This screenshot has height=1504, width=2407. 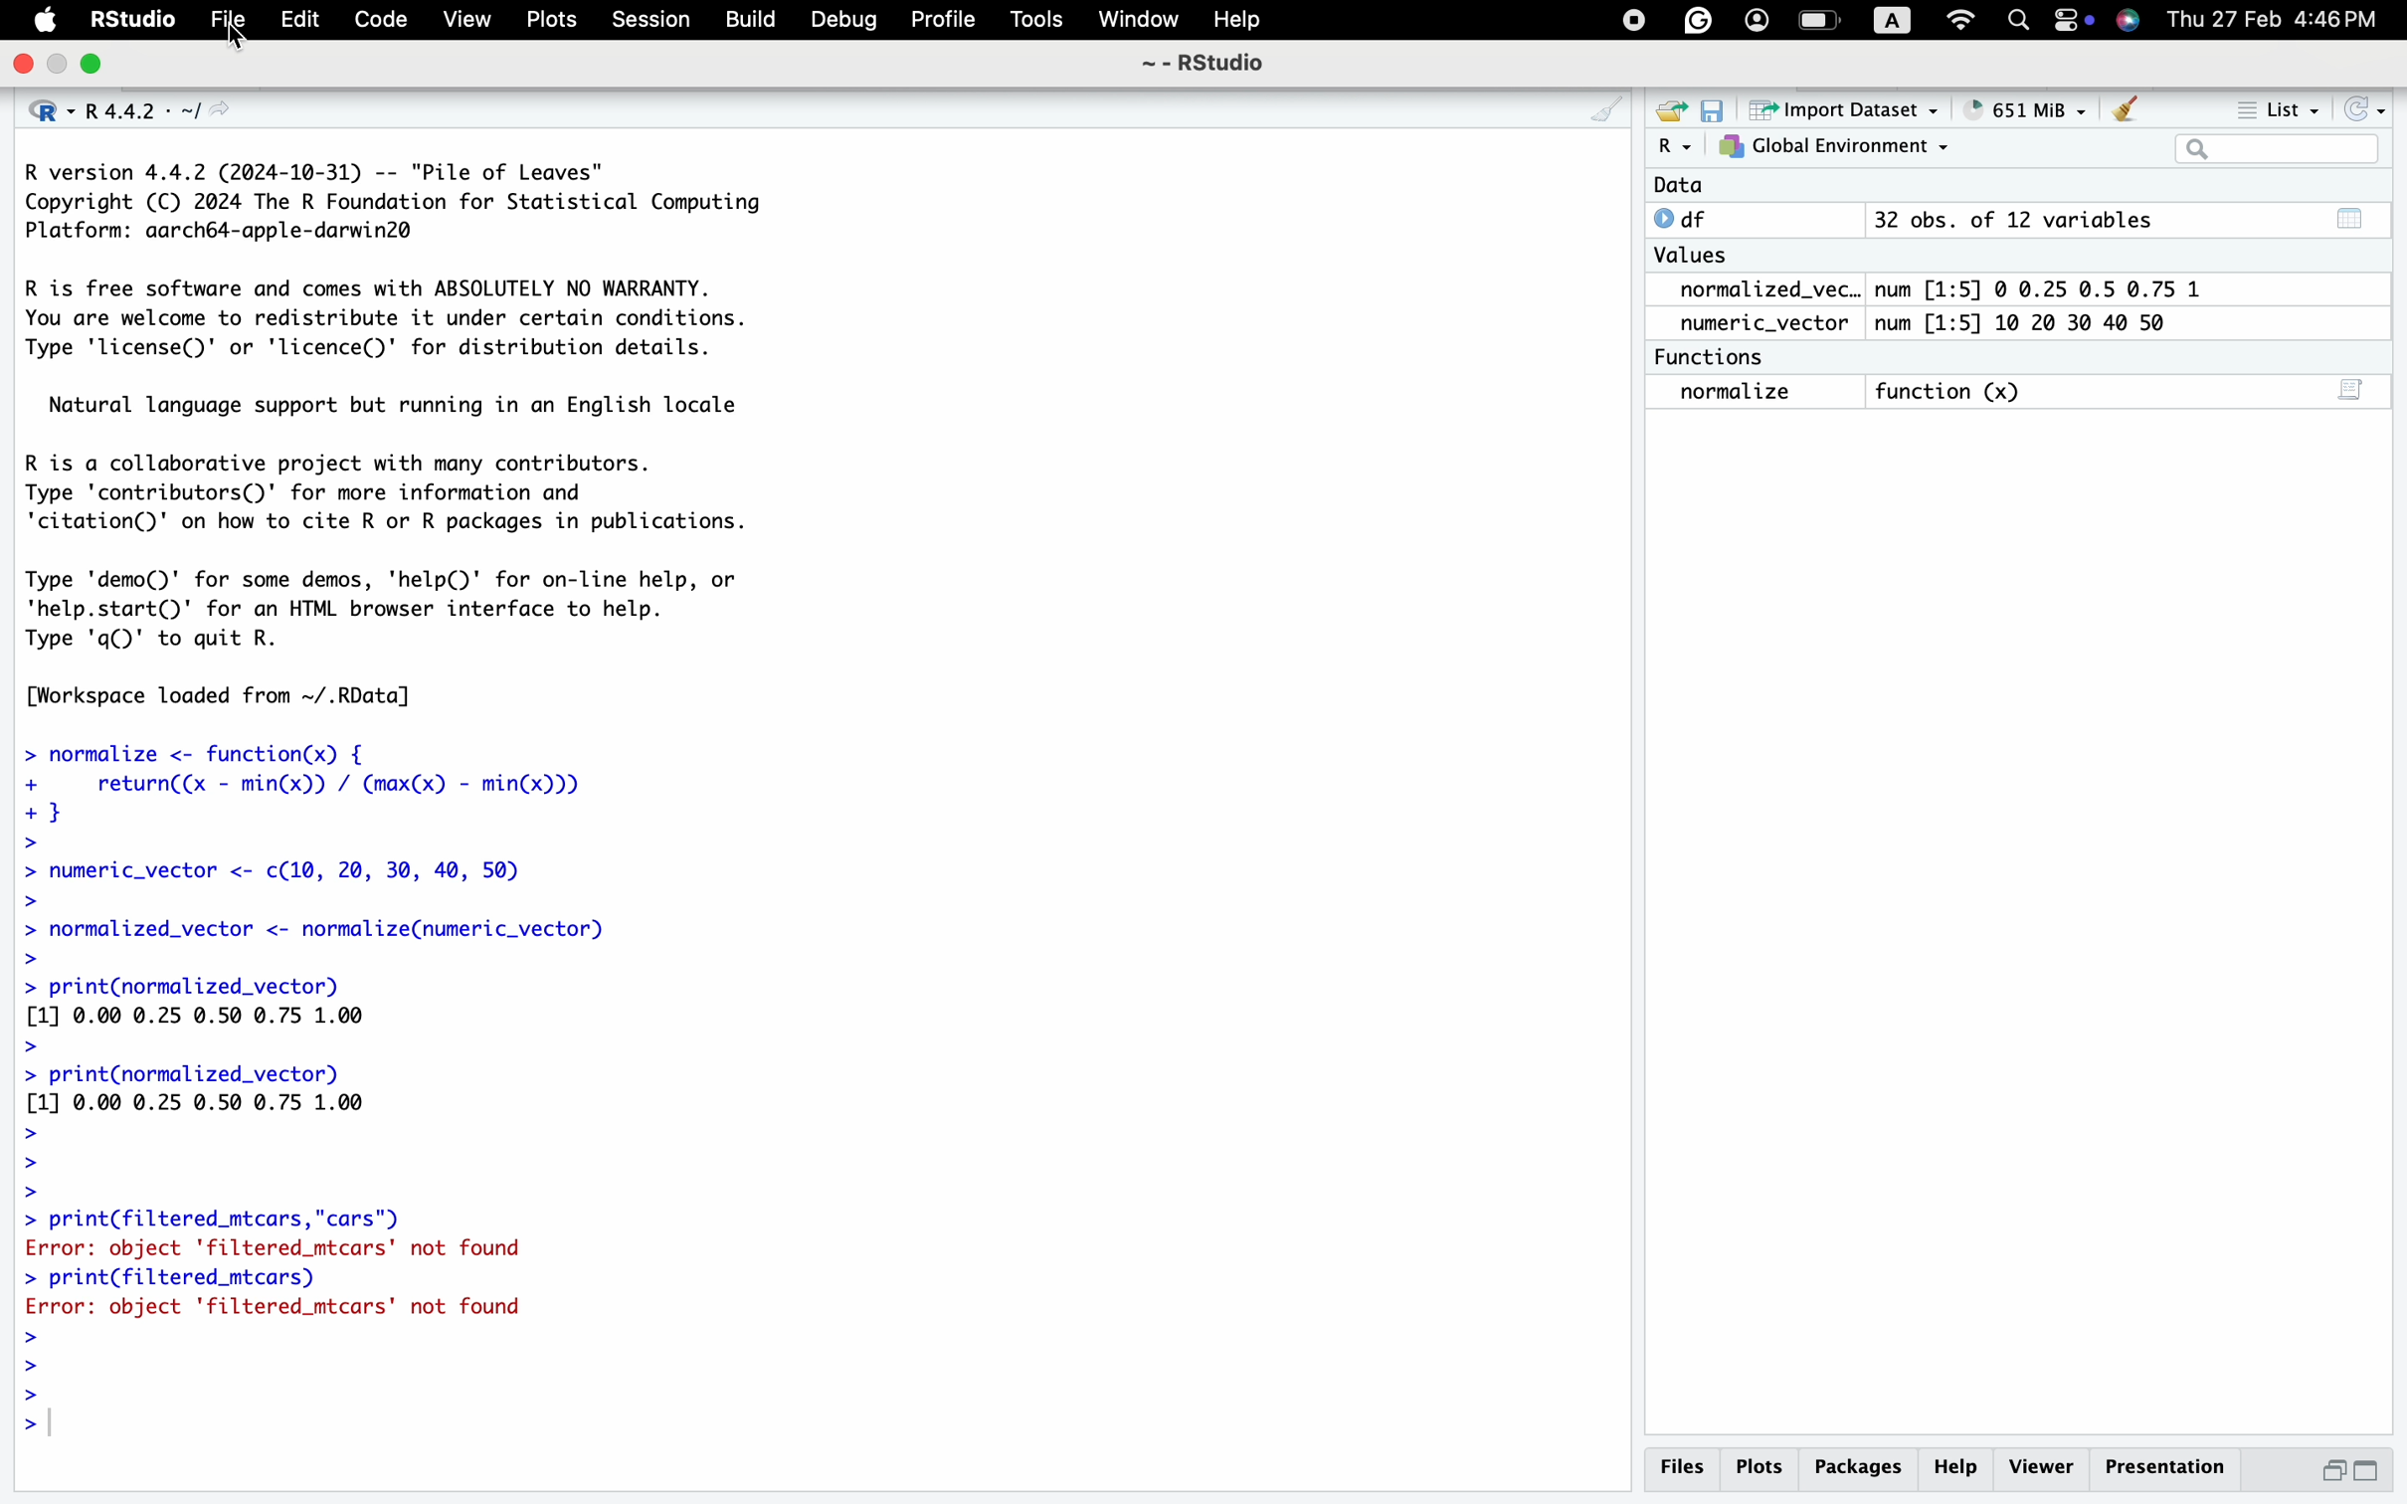 I want to click on © df 32 obs. of 12 variables, so click(x=2000, y=219).